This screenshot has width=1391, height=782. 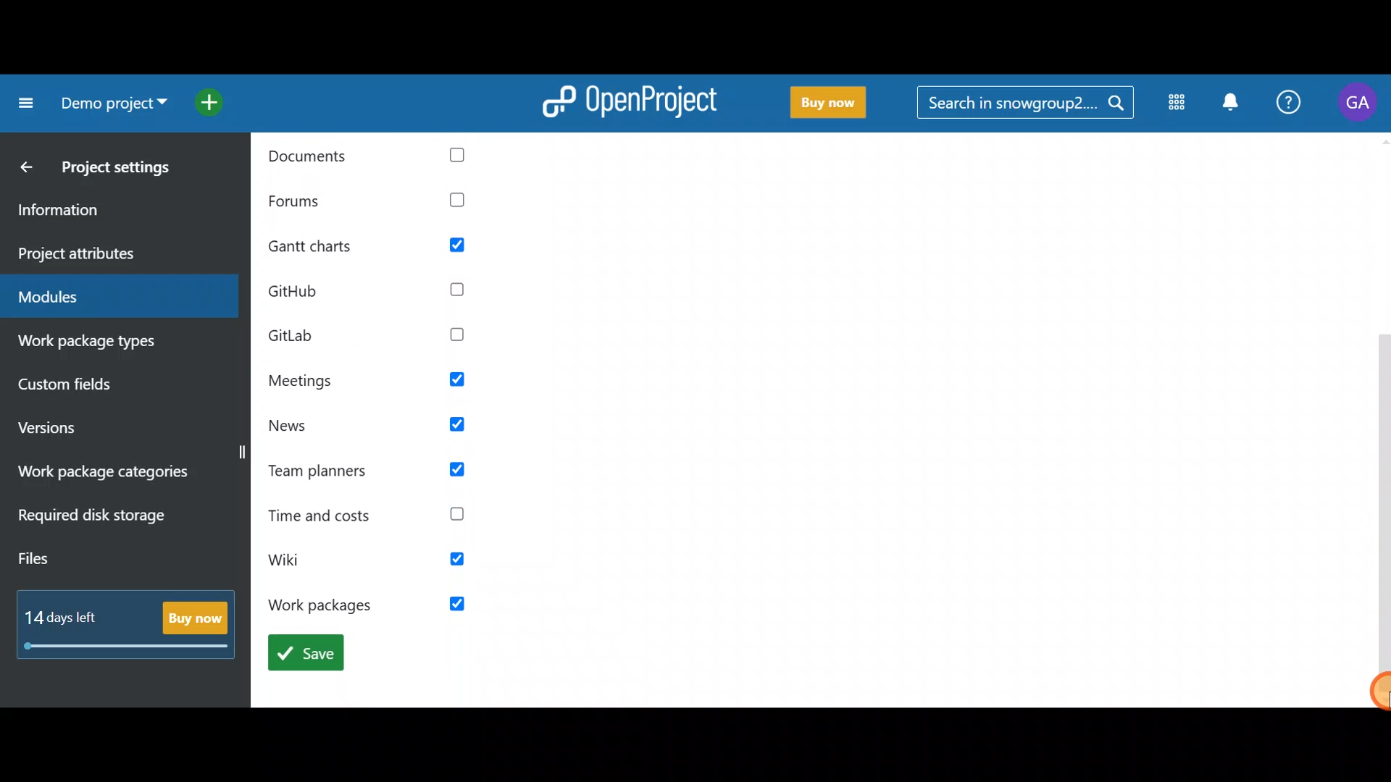 I want to click on News, so click(x=369, y=428).